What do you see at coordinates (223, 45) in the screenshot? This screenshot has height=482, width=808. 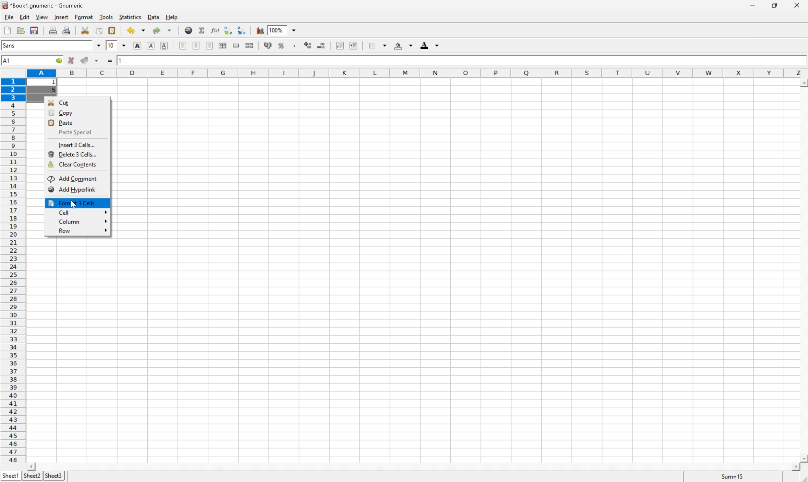 I see `center horizontally` at bounding box center [223, 45].